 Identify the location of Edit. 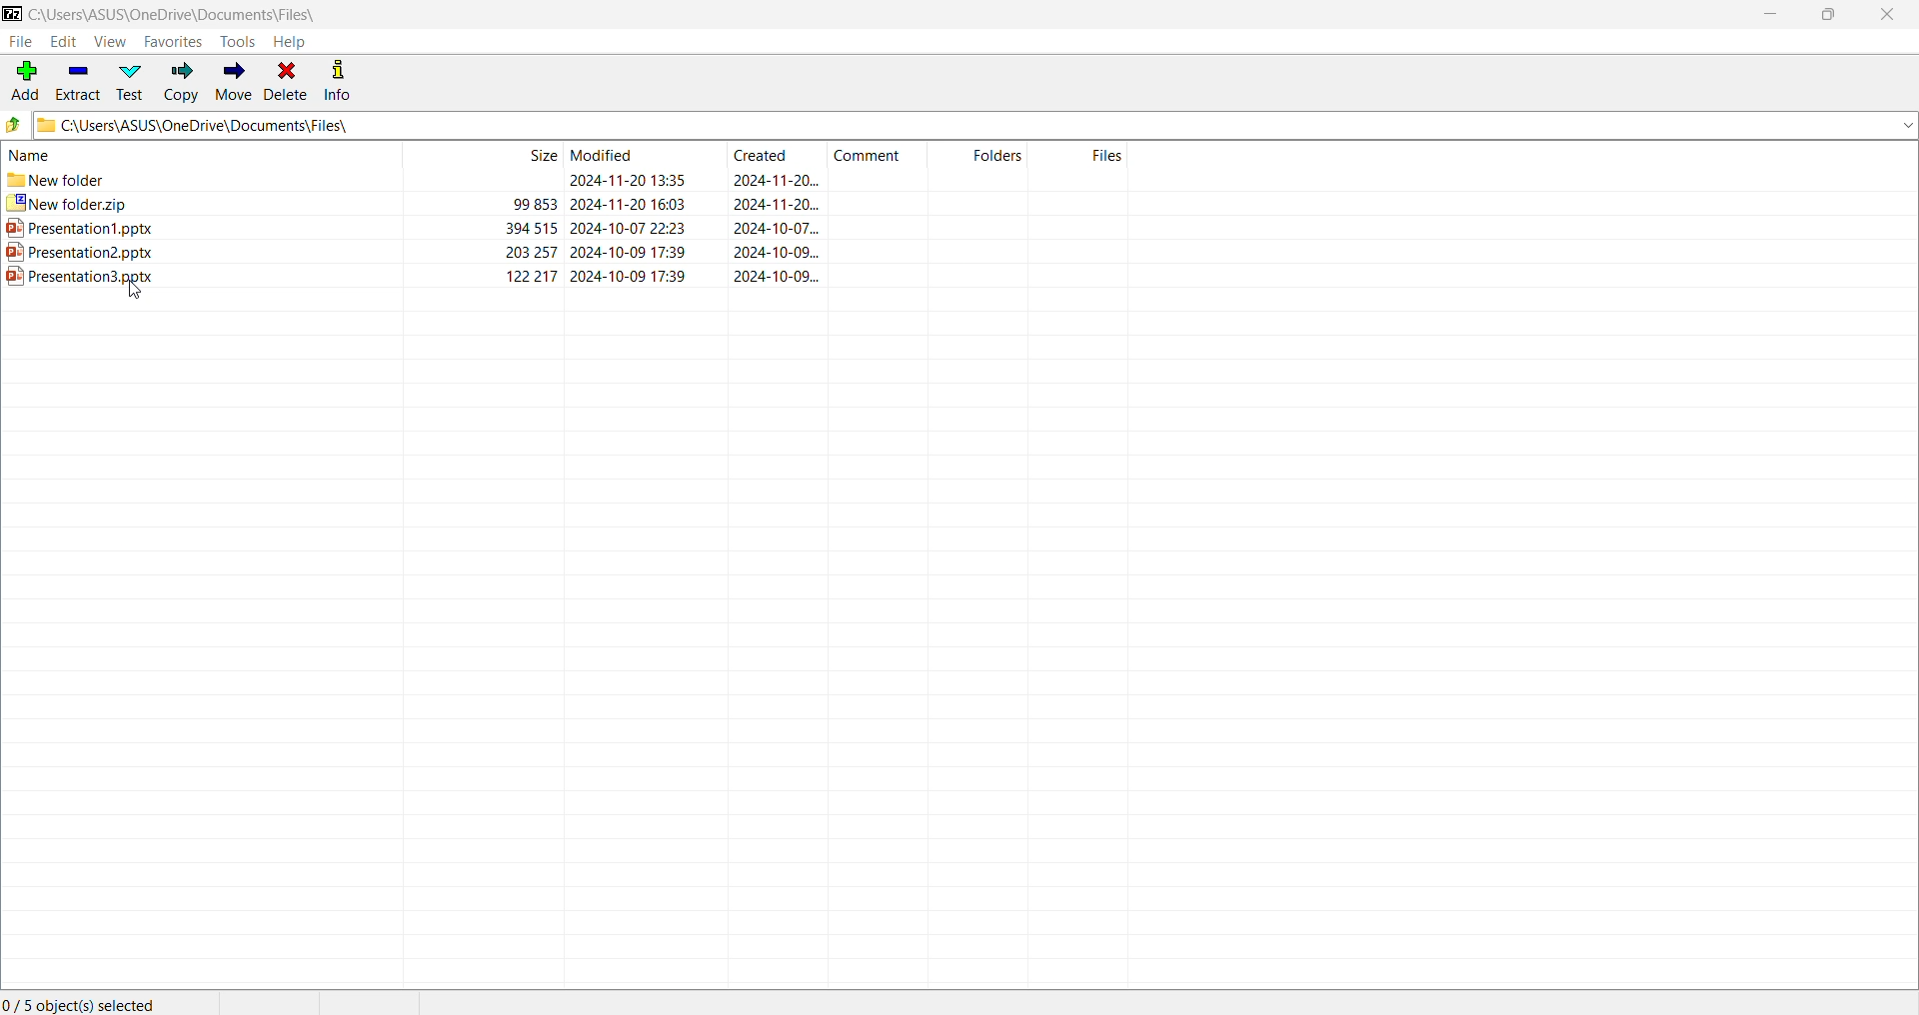
(66, 41).